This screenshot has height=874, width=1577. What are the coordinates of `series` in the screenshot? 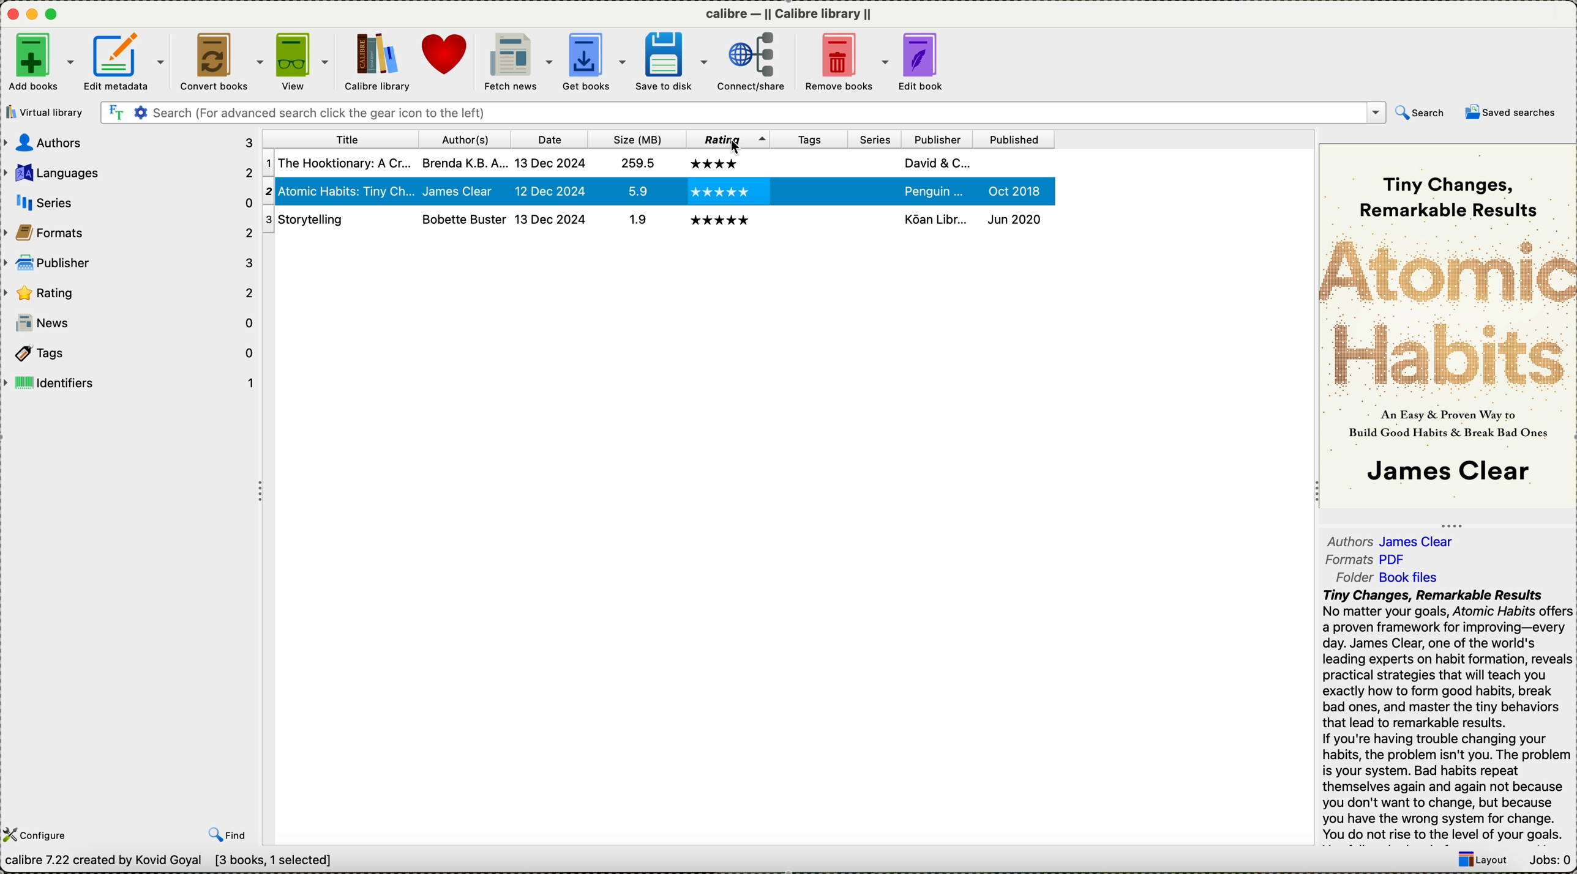 It's located at (877, 163).